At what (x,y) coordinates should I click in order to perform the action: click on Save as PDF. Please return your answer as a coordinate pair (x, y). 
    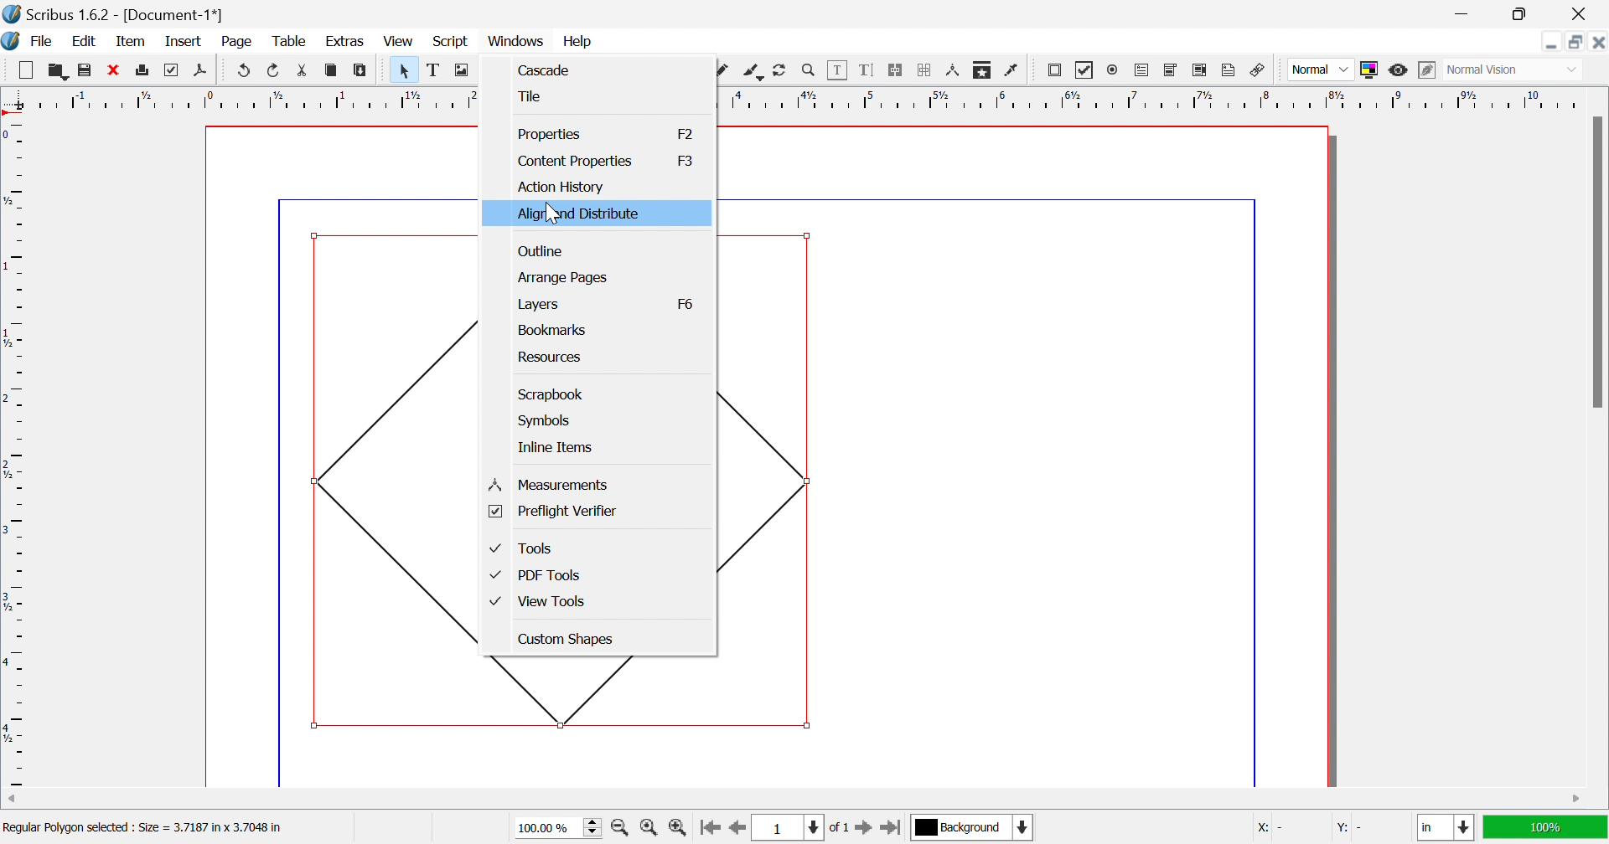
    Looking at the image, I should click on (204, 71).